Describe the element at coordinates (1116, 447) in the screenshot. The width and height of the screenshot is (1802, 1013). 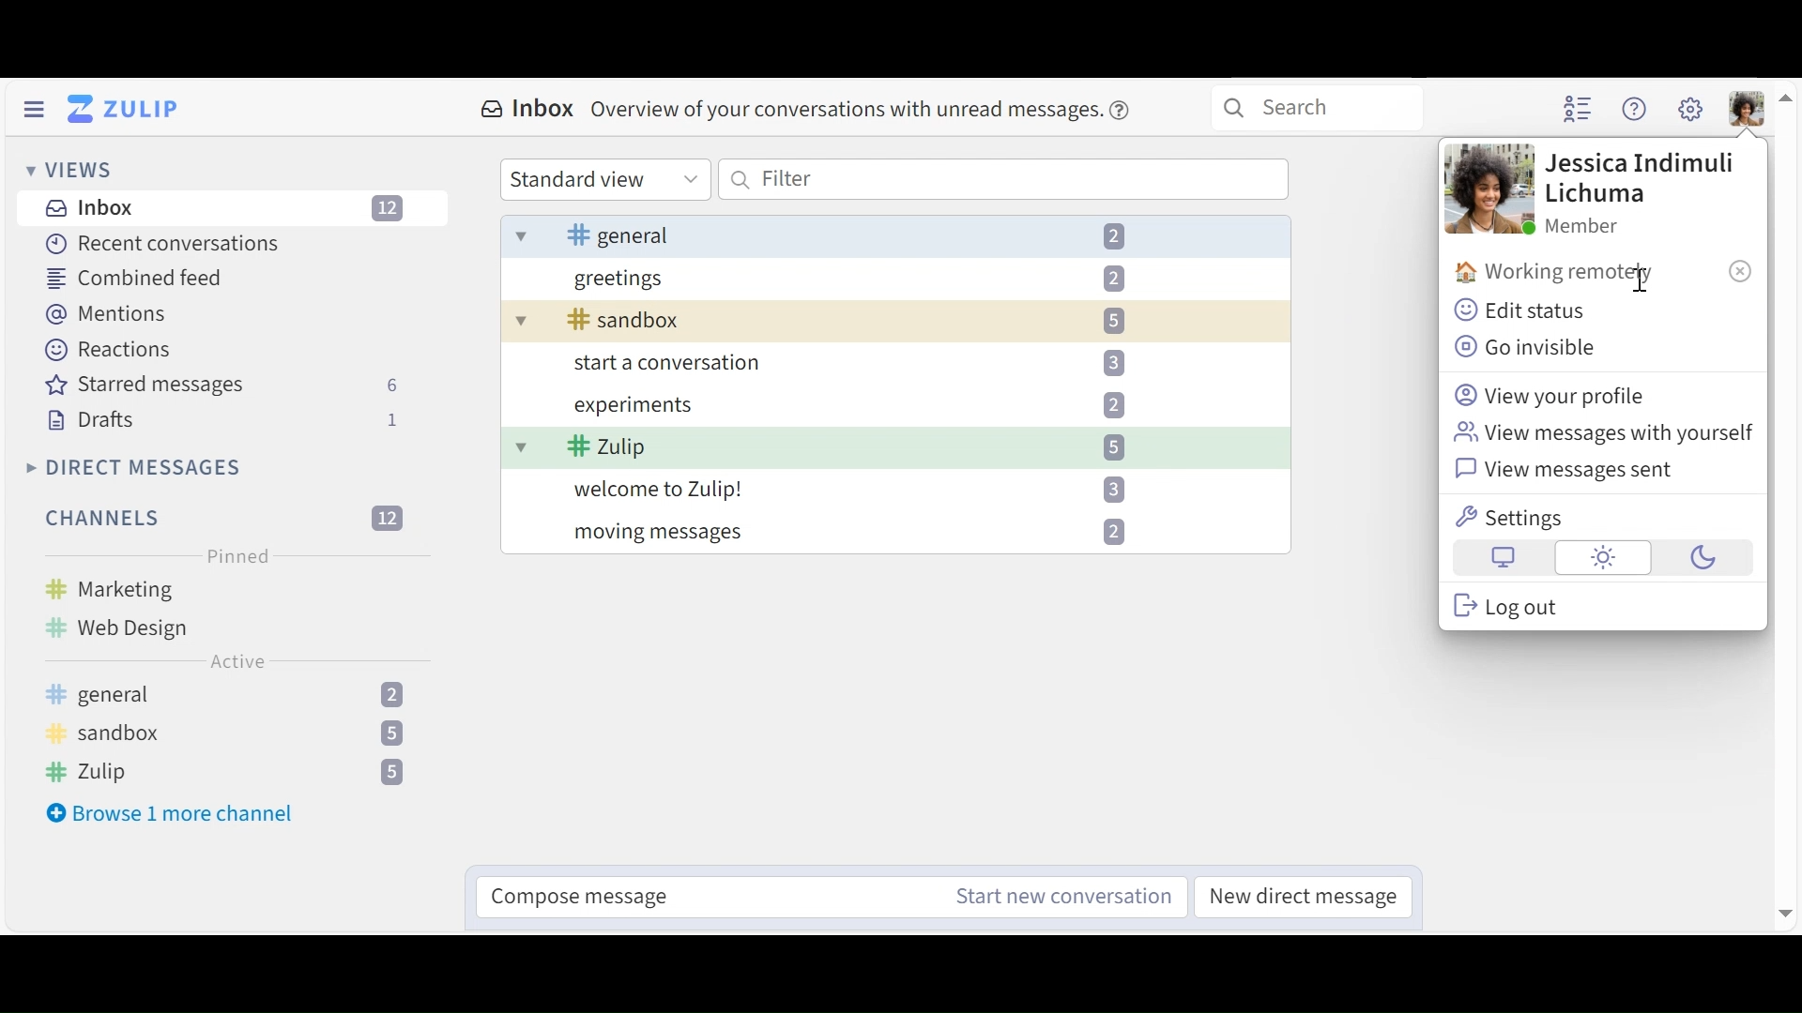
I see `5` at that location.